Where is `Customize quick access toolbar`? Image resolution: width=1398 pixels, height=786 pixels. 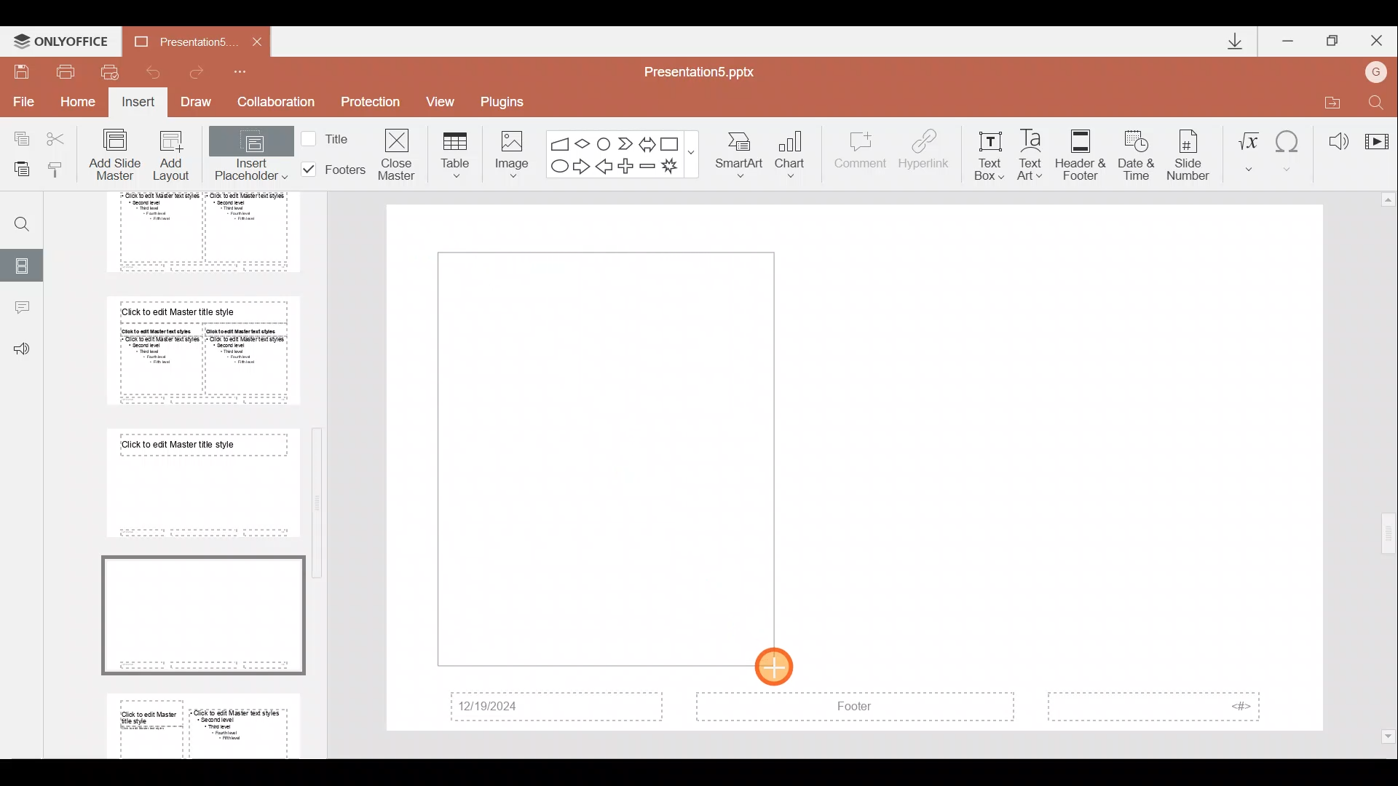
Customize quick access toolbar is located at coordinates (250, 71).